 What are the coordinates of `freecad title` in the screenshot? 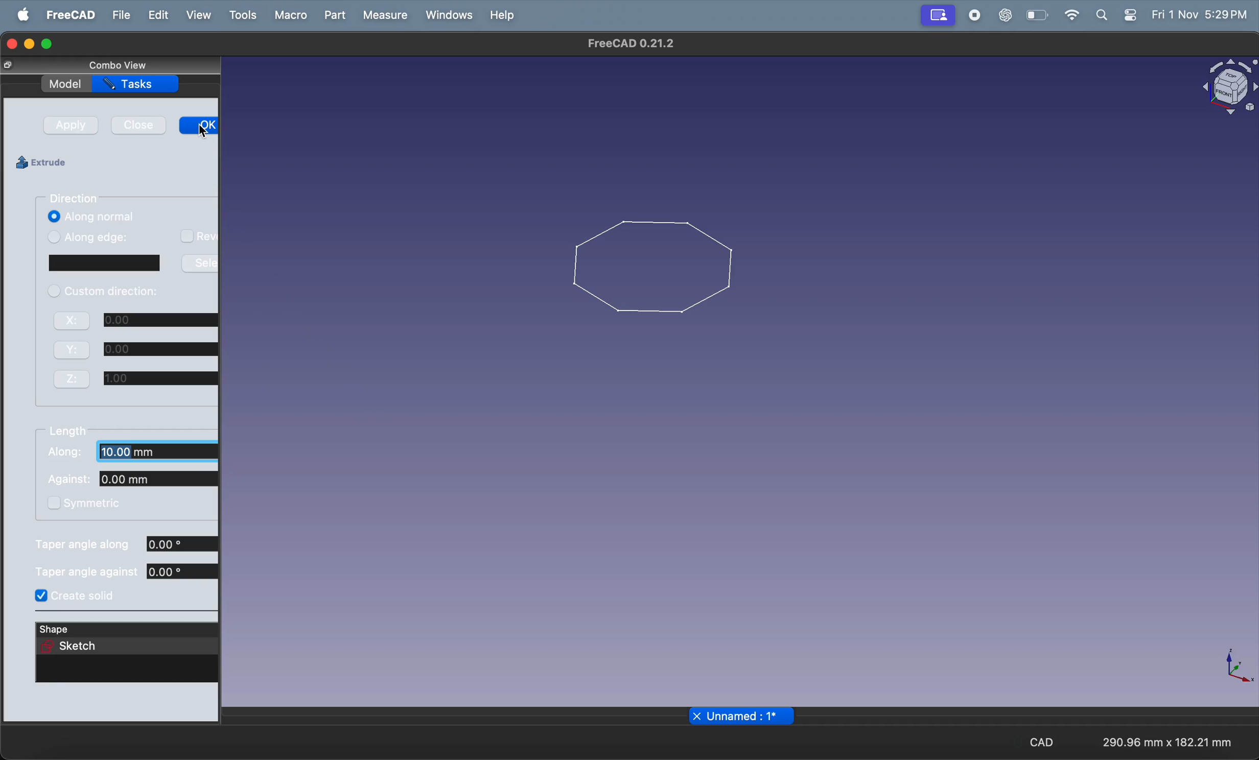 It's located at (627, 44).